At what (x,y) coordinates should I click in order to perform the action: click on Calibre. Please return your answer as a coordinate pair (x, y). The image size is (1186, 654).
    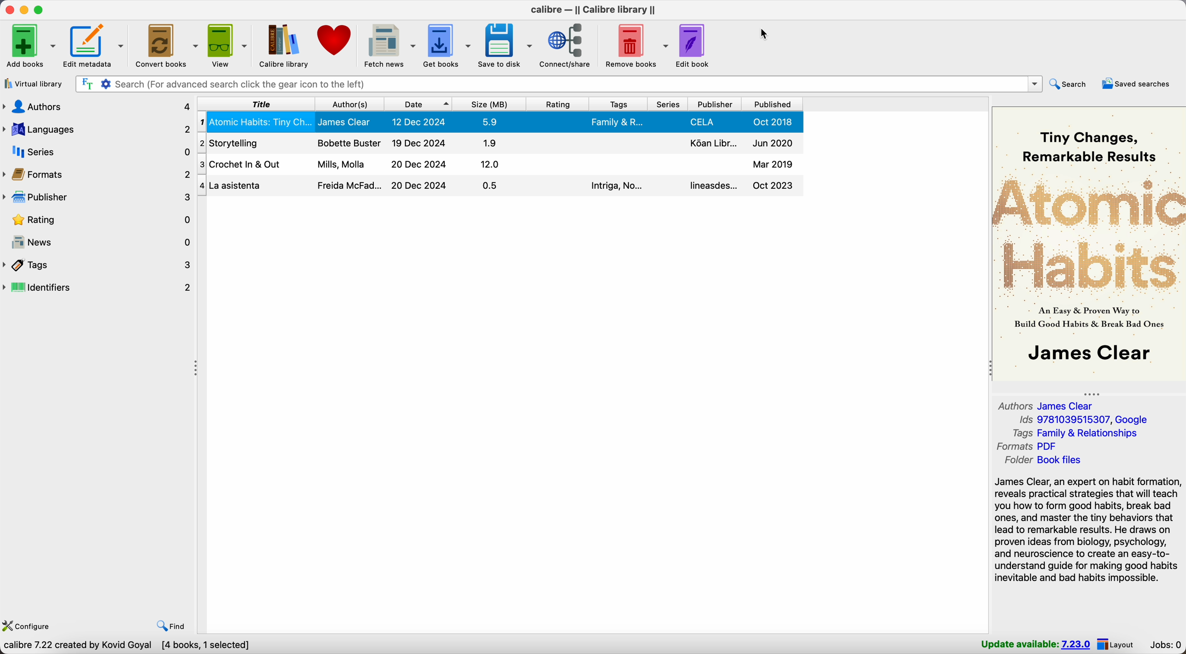
    Looking at the image, I should click on (594, 10).